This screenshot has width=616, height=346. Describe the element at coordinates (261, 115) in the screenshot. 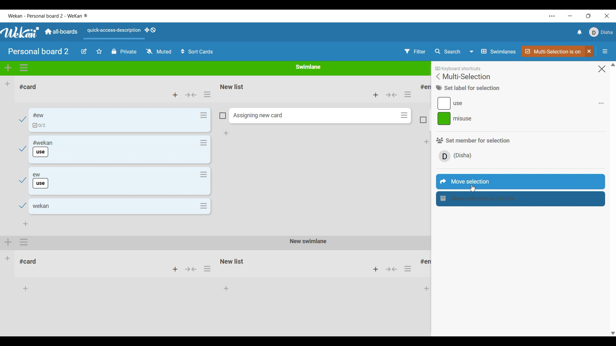

I see `Assigning Card name` at that location.